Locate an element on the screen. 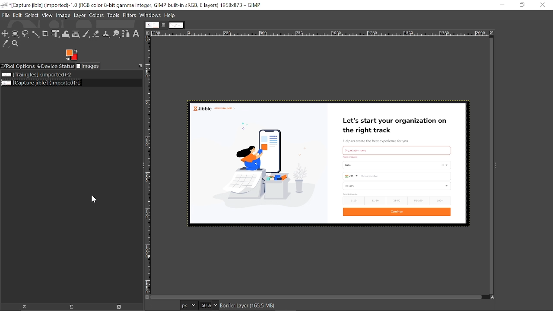  Access this image menu is located at coordinates (147, 33).